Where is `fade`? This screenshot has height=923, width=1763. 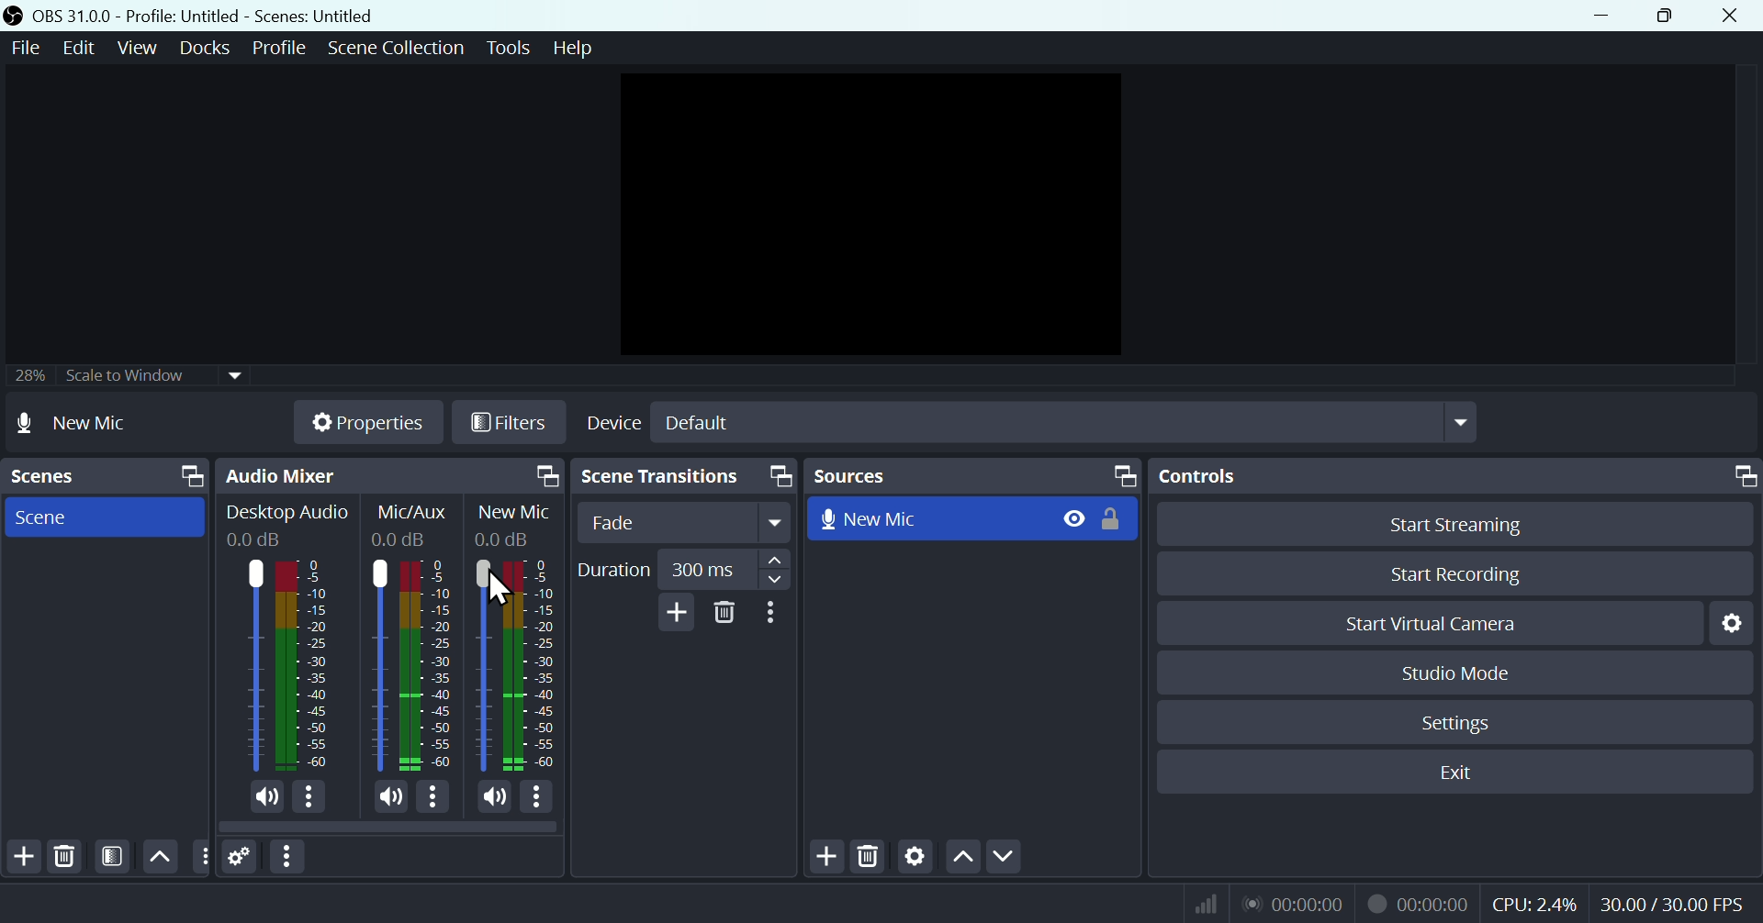
fade is located at coordinates (686, 523).